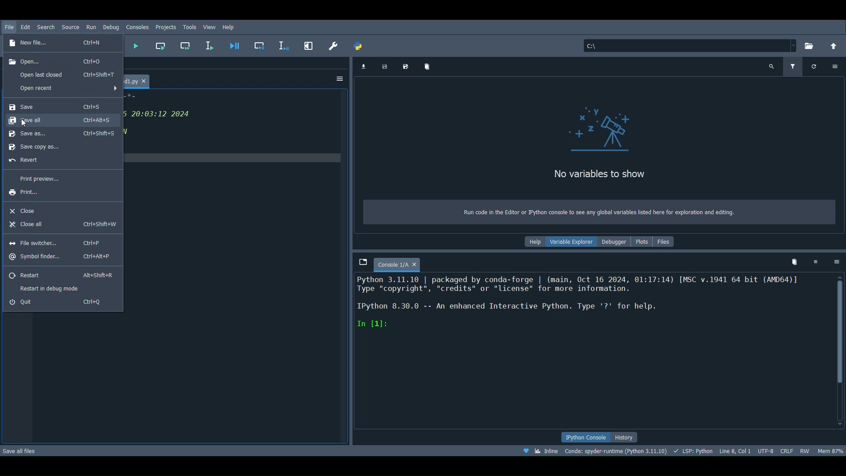 The width and height of the screenshot is (846, 476). Describe the element at coordinates (26, 25) in the screenshot. I see `Edit` at that location.